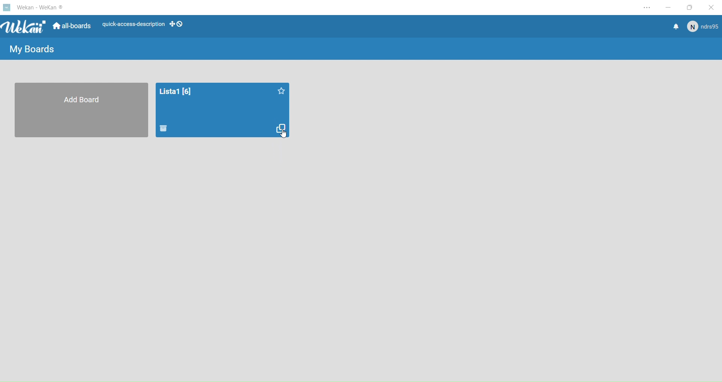 The width and height of the screenshot is (722, 382). What do you see at coordinates (702, 26) in the screenshot?
I see `User` at bounding box center [702, 26].